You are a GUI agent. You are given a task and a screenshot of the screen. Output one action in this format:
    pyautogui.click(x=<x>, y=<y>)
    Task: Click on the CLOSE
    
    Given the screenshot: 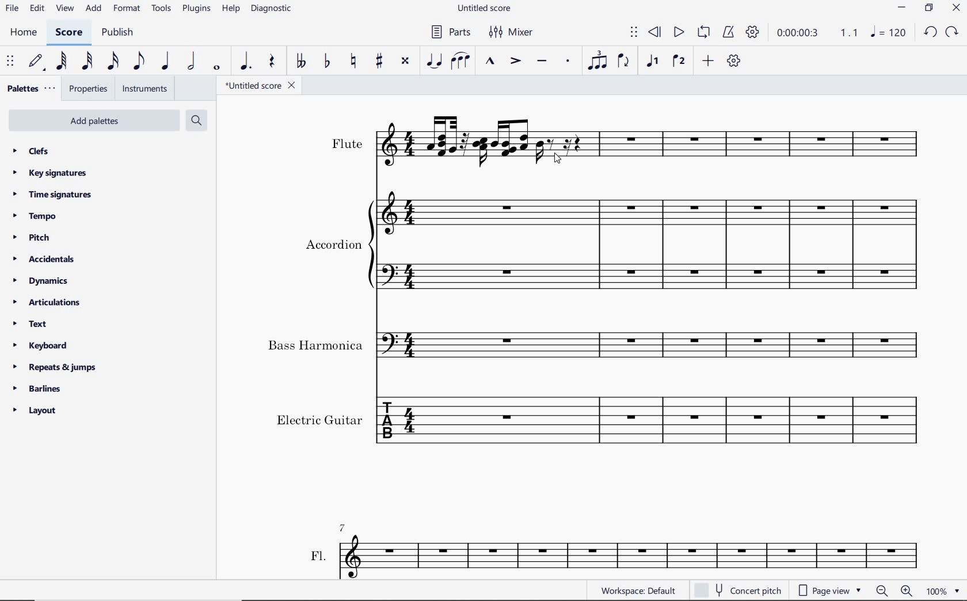 What is the action you would take?
    pyautogui.click(x=957, y=7)
    